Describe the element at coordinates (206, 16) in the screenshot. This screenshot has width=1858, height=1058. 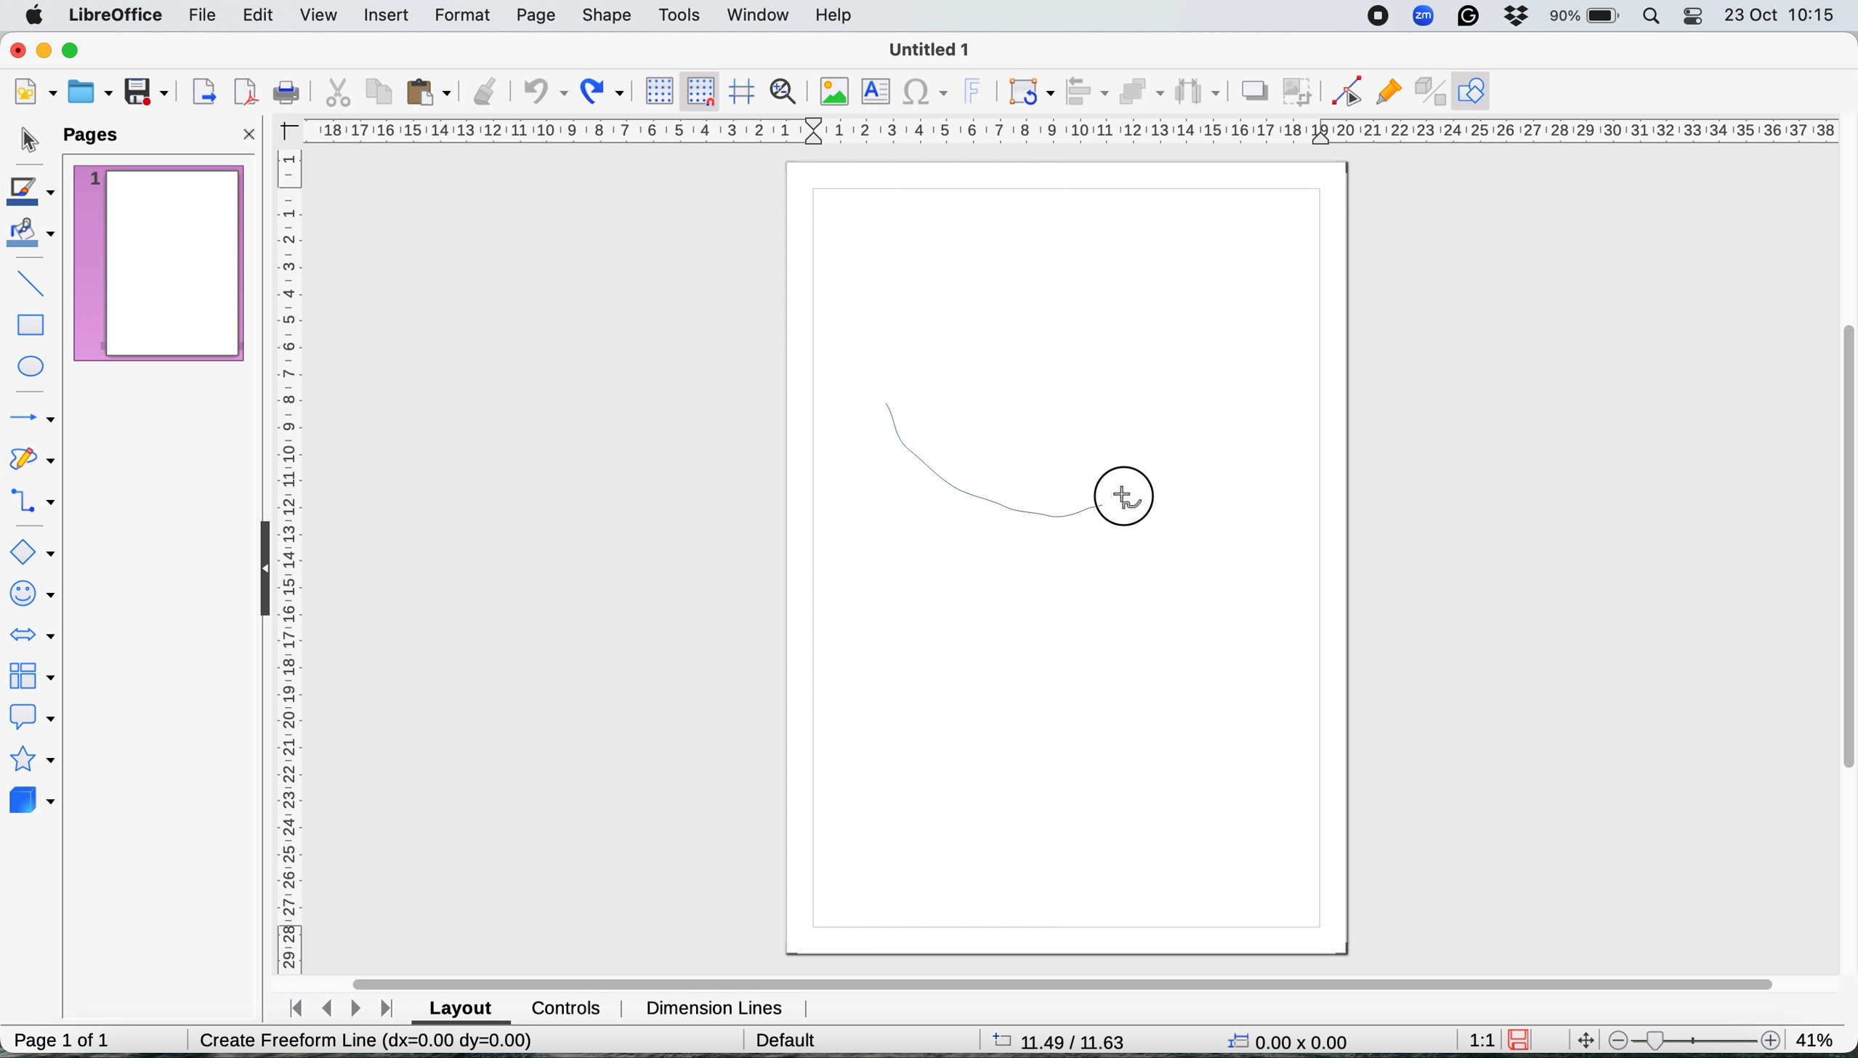
I see `file` at that location.